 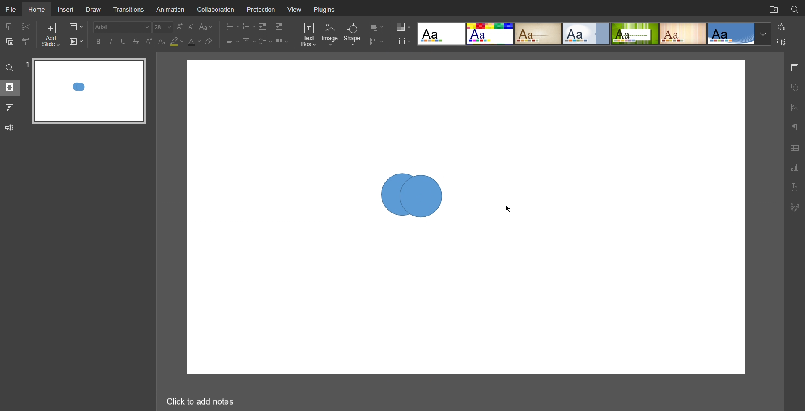 What do you see at coordinates (185, 27) in the screenshot?
I see `Font Size` at bounding box center [185, 27].